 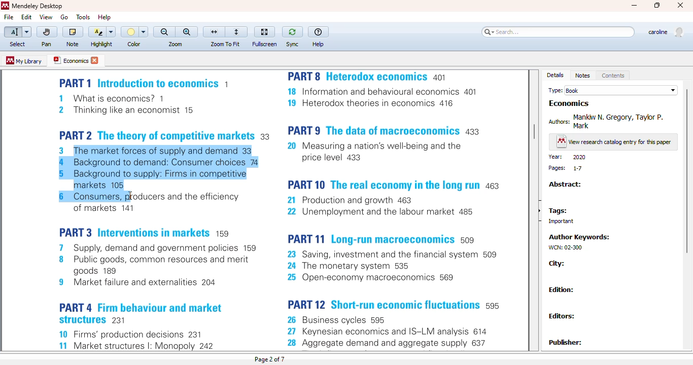 I want to click on help, so click(x=318, y=32).